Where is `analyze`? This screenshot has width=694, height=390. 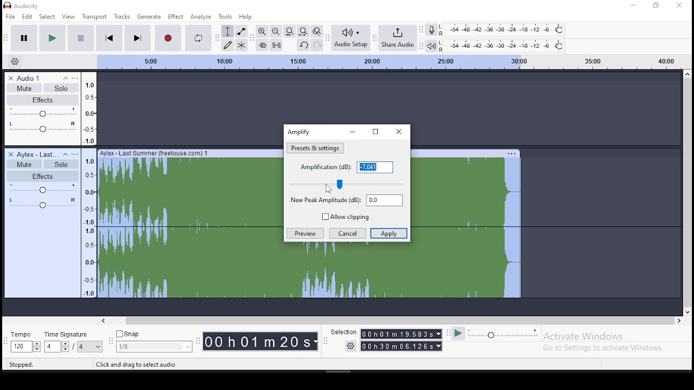
analyze is located at coordinates (201, 17).